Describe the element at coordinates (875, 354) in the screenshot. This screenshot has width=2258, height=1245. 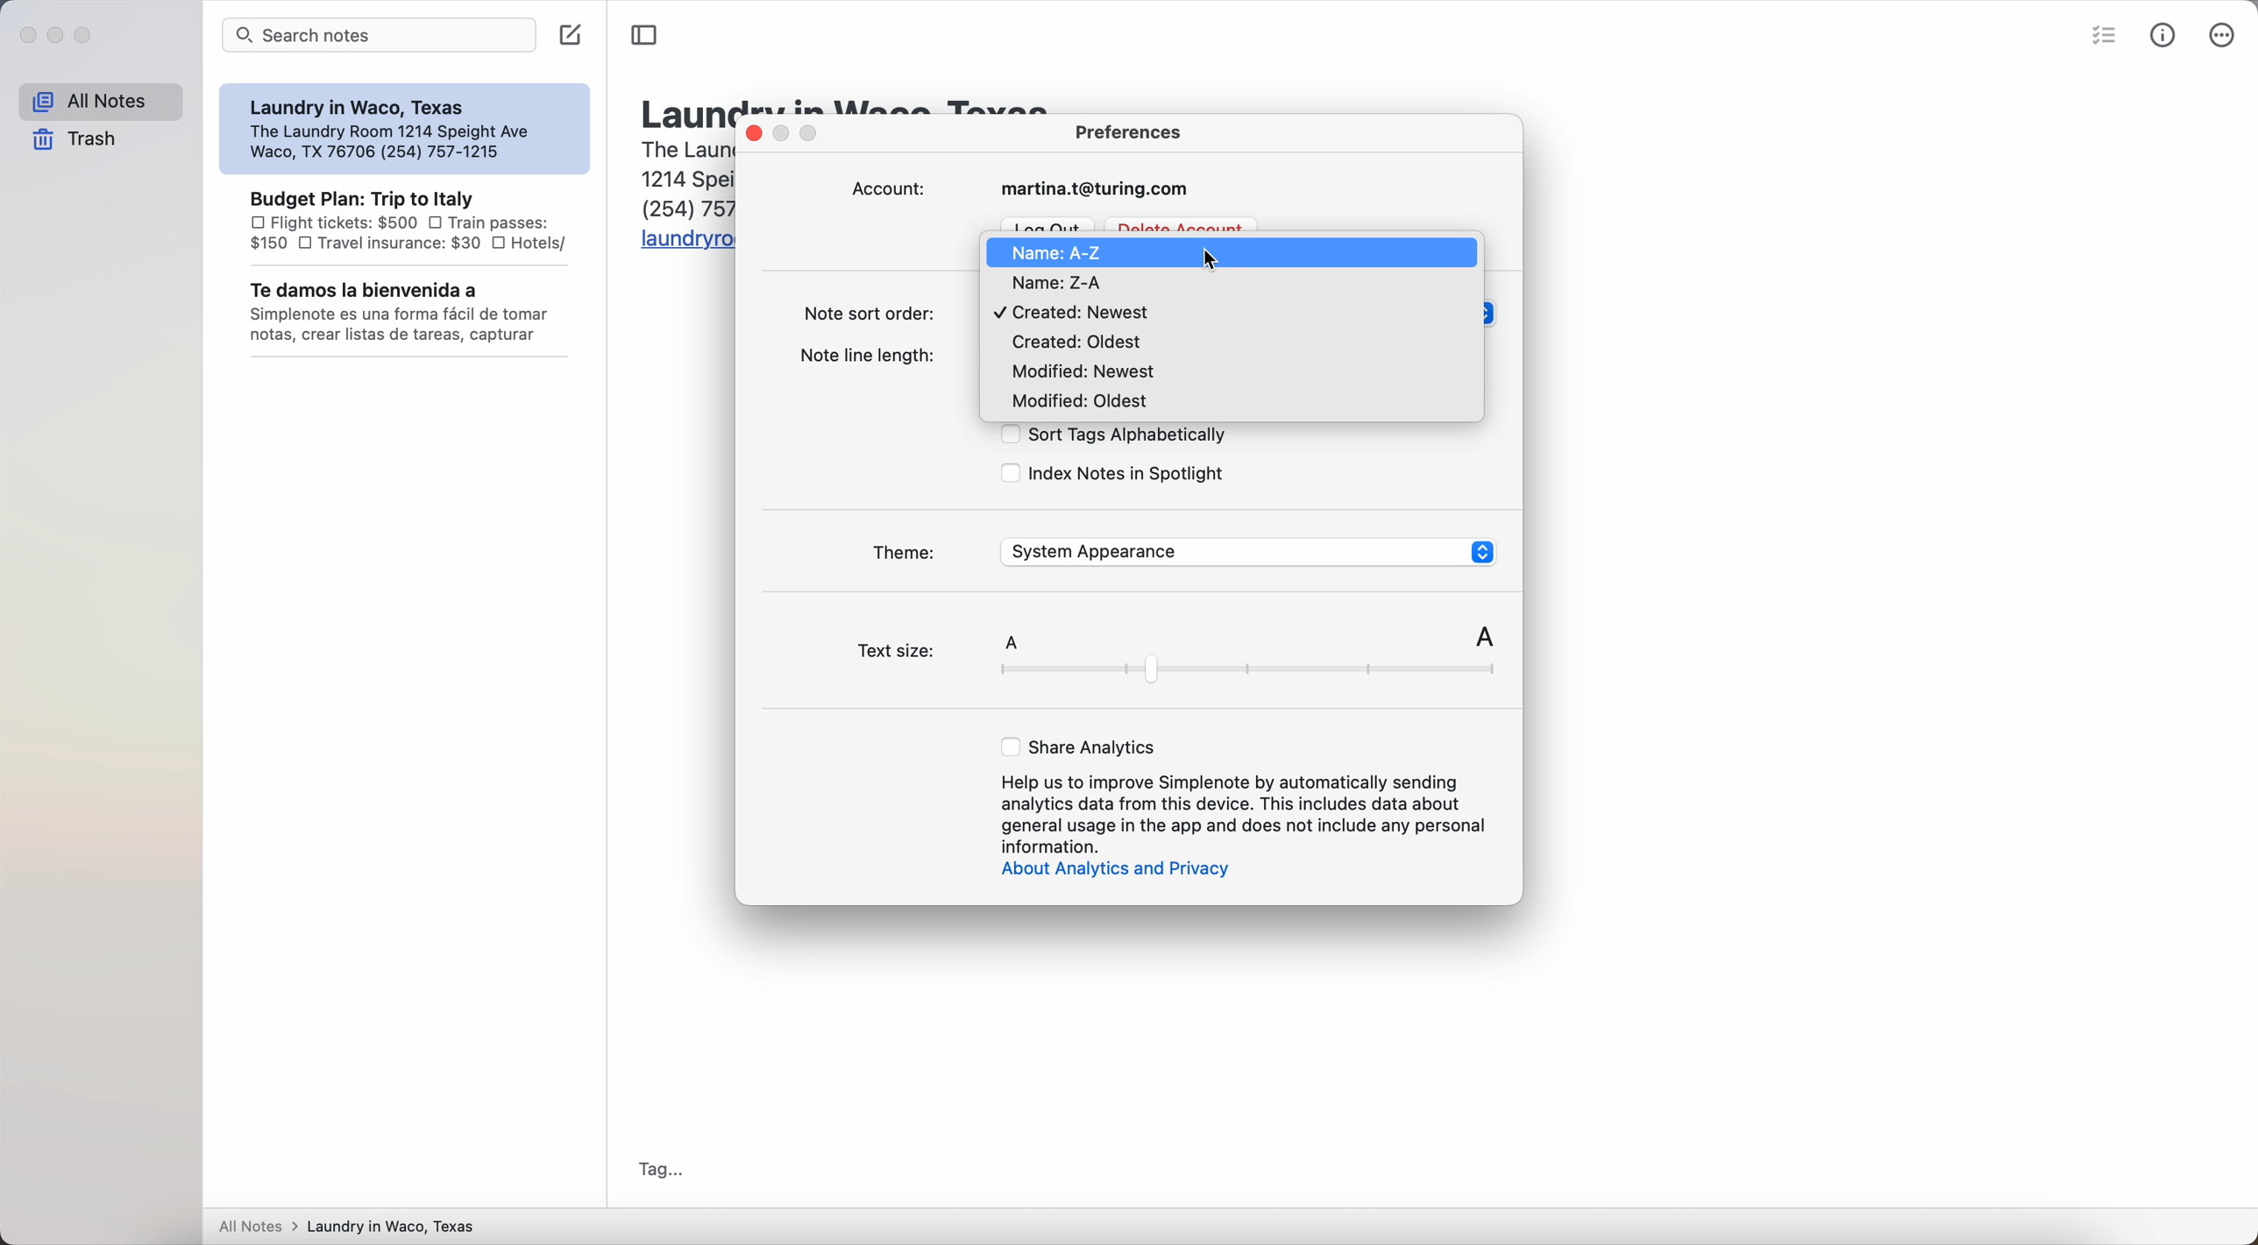
I see `note line length` at that location.